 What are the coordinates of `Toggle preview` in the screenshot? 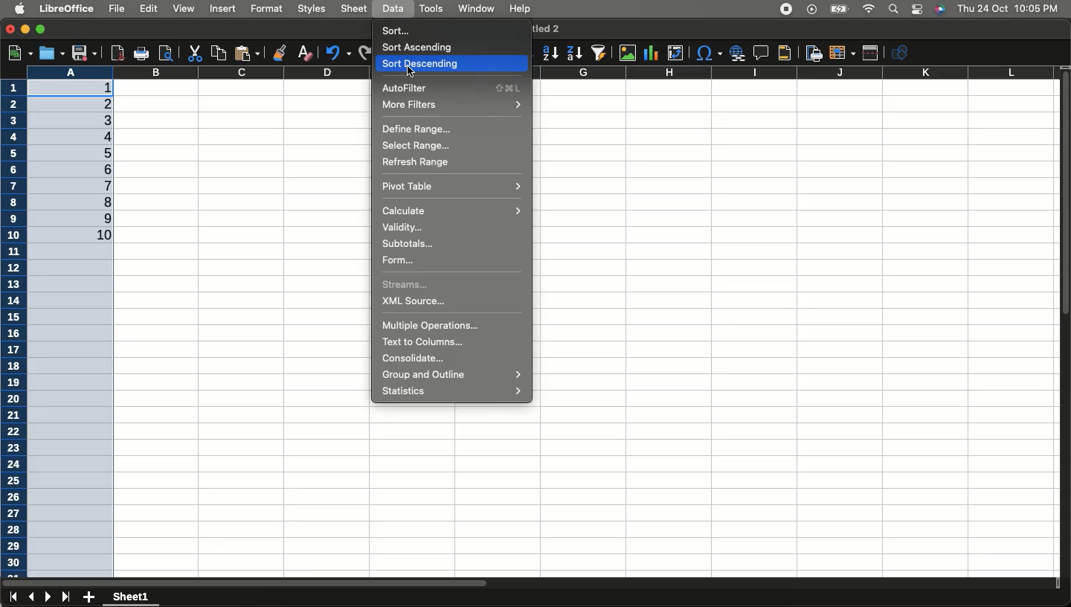 It's located at (165, 53).